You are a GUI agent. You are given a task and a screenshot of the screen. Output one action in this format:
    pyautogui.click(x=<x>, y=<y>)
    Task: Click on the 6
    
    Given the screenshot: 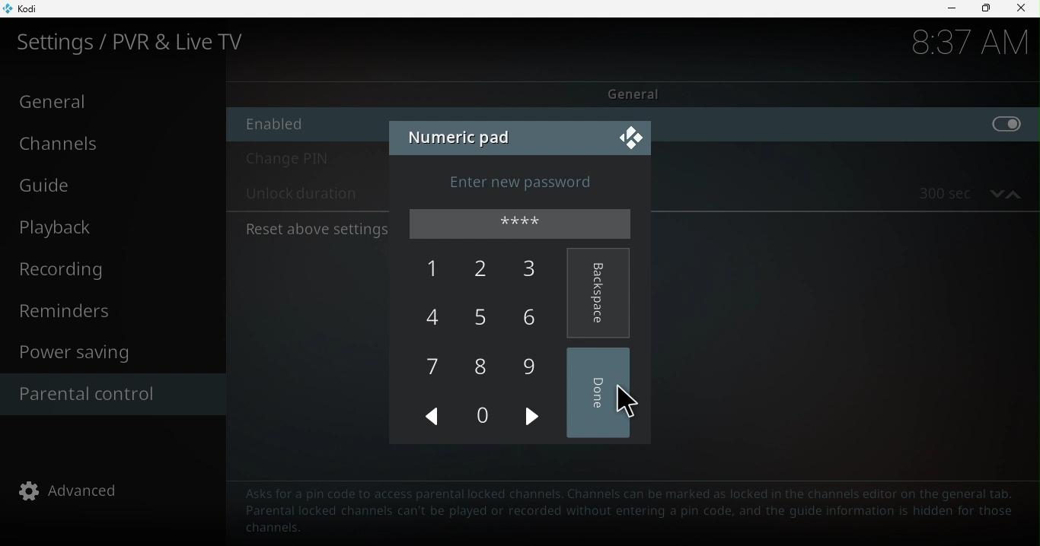 What is the action you would take?
    pyautogui.click(x=541, y=316)
    